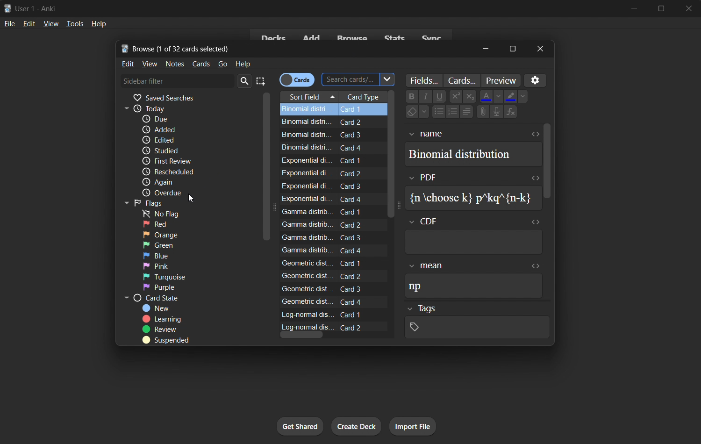 This screenshot has height=444, width=701. Describe the element at coordinates (358, 212) in the screenshot. I see `Card 1` at that location.